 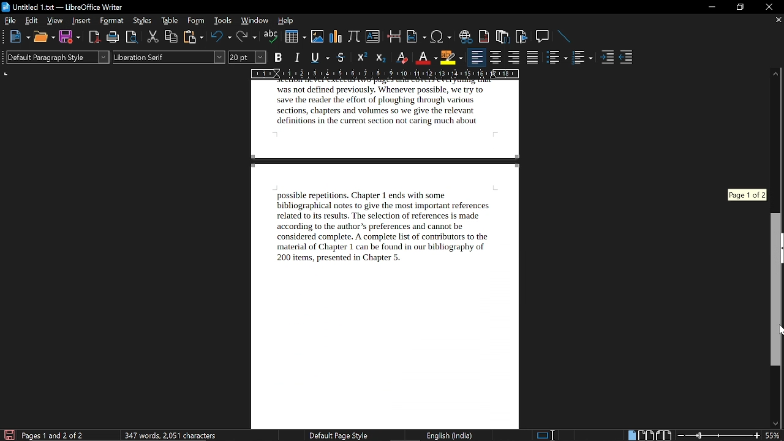 I want to click on current window, so click(x=62, y=7).